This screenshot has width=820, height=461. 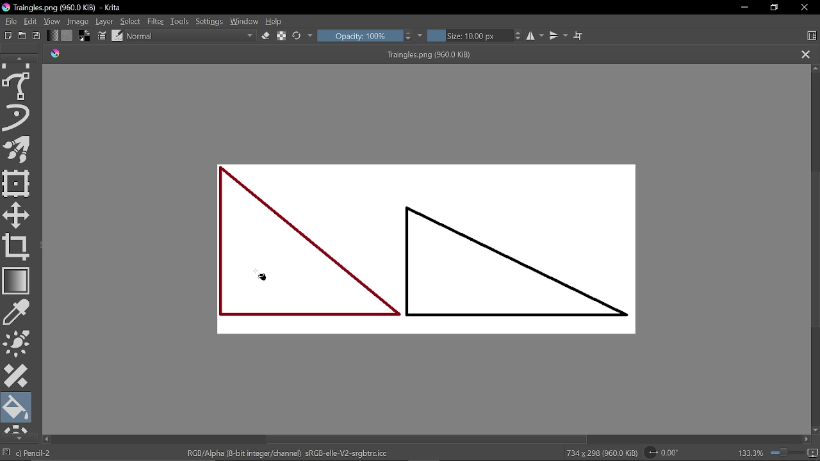 I want to click on Crop, so click(x=17, y=247).